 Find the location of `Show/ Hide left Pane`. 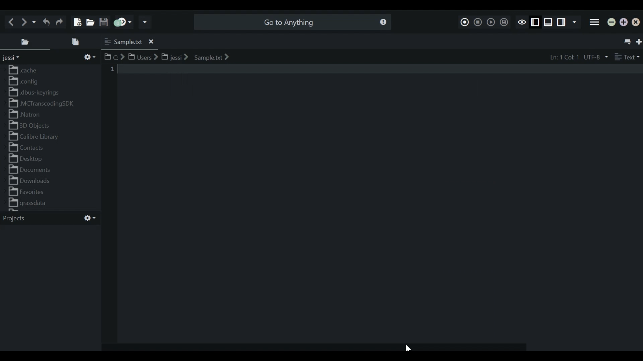

Show/ Hide left Pane is located at coordinates (562, 22).